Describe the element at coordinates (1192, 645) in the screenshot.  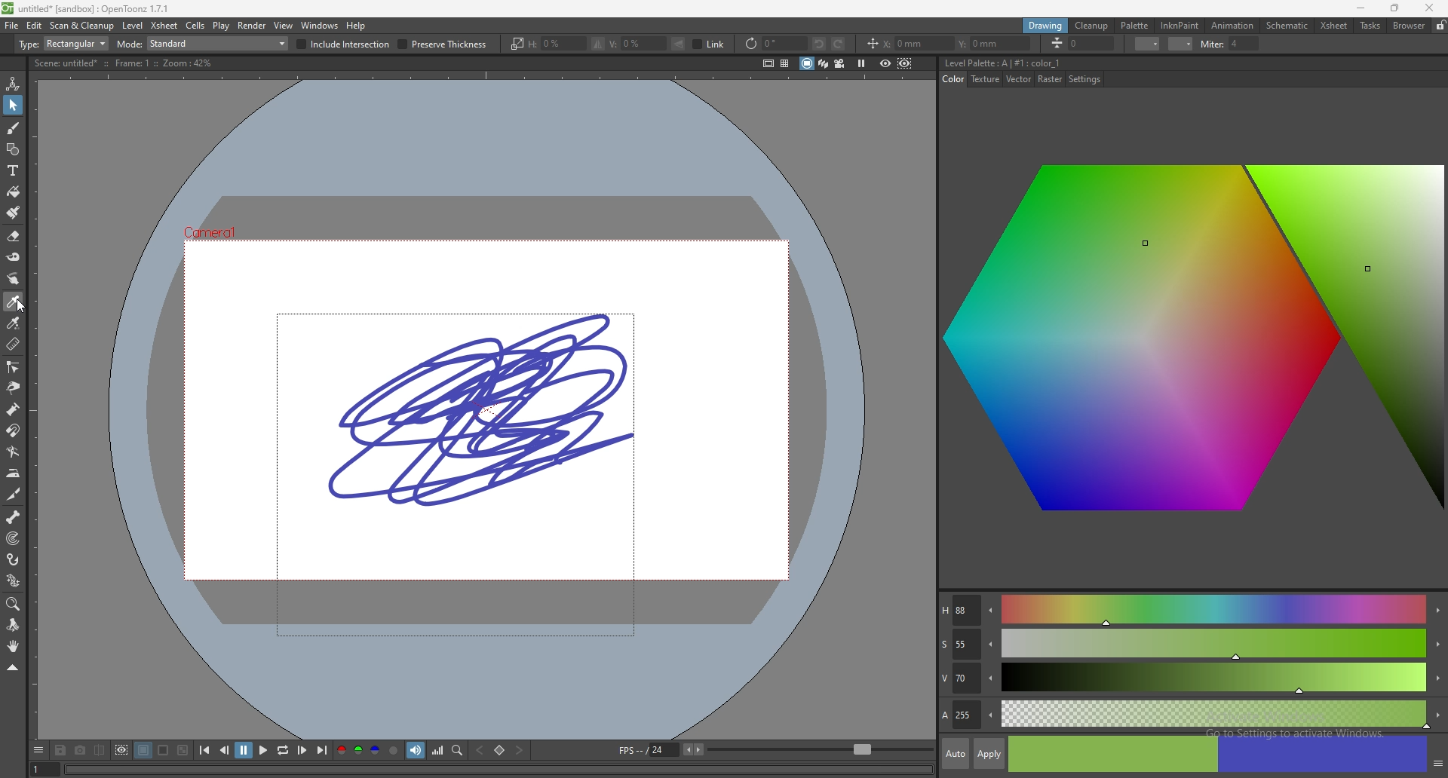
I see `saturation` at that location.